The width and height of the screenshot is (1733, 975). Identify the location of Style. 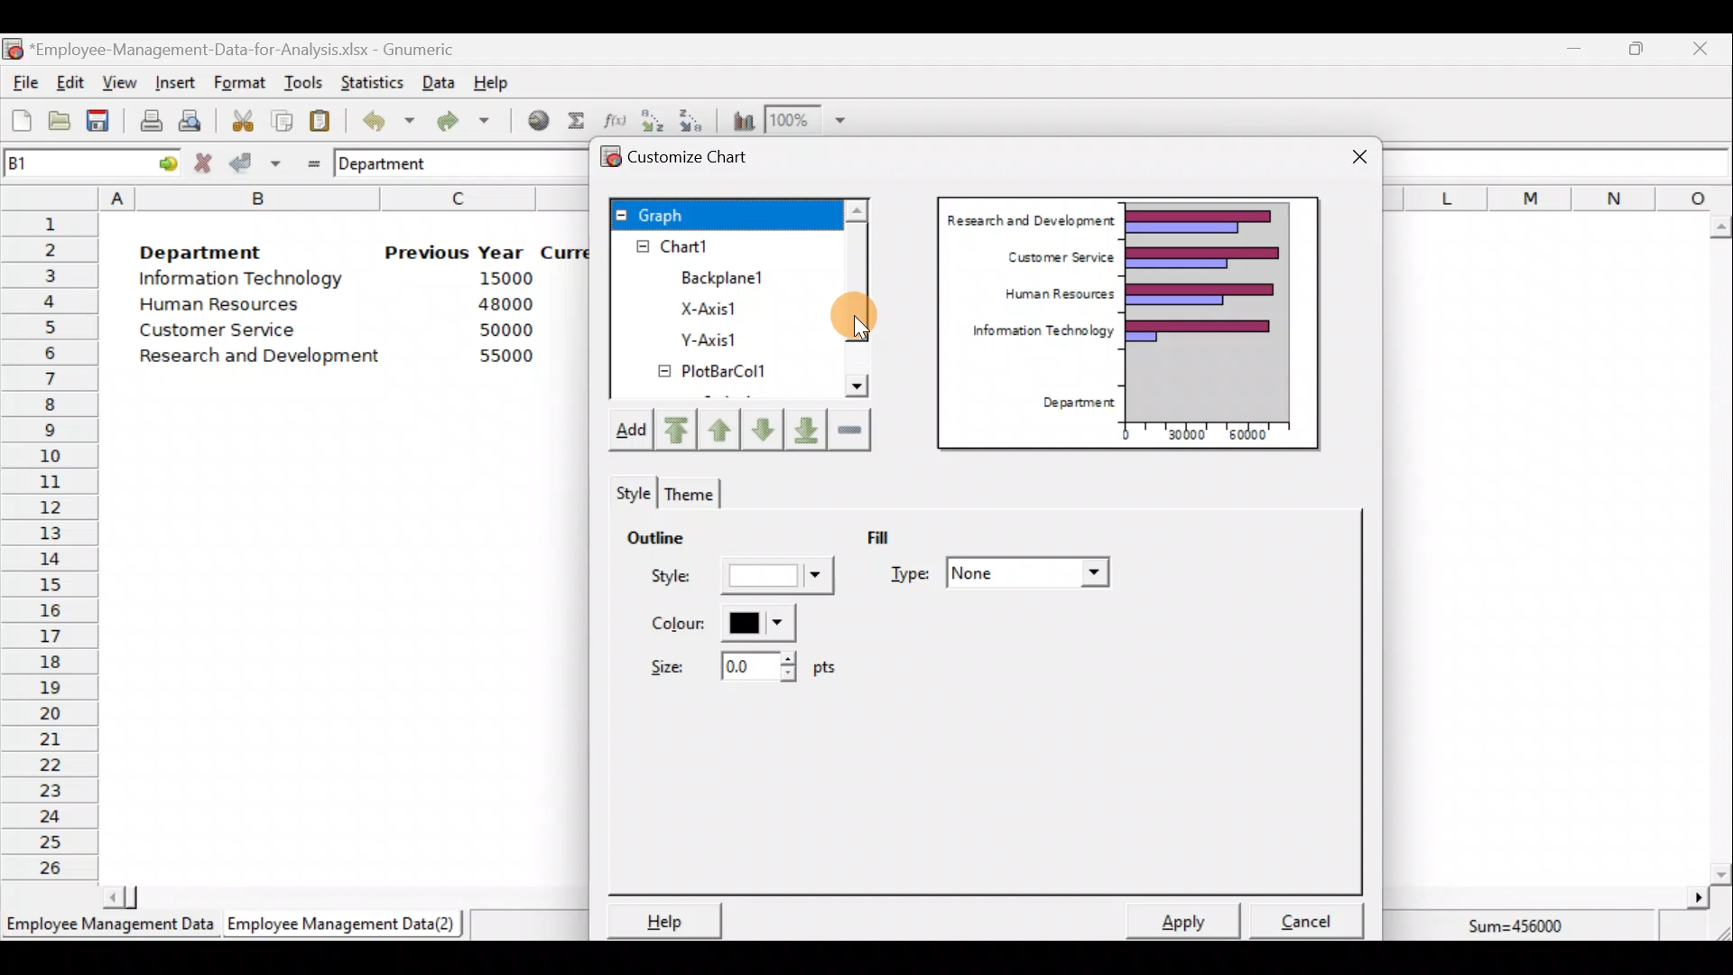
(629, 489).